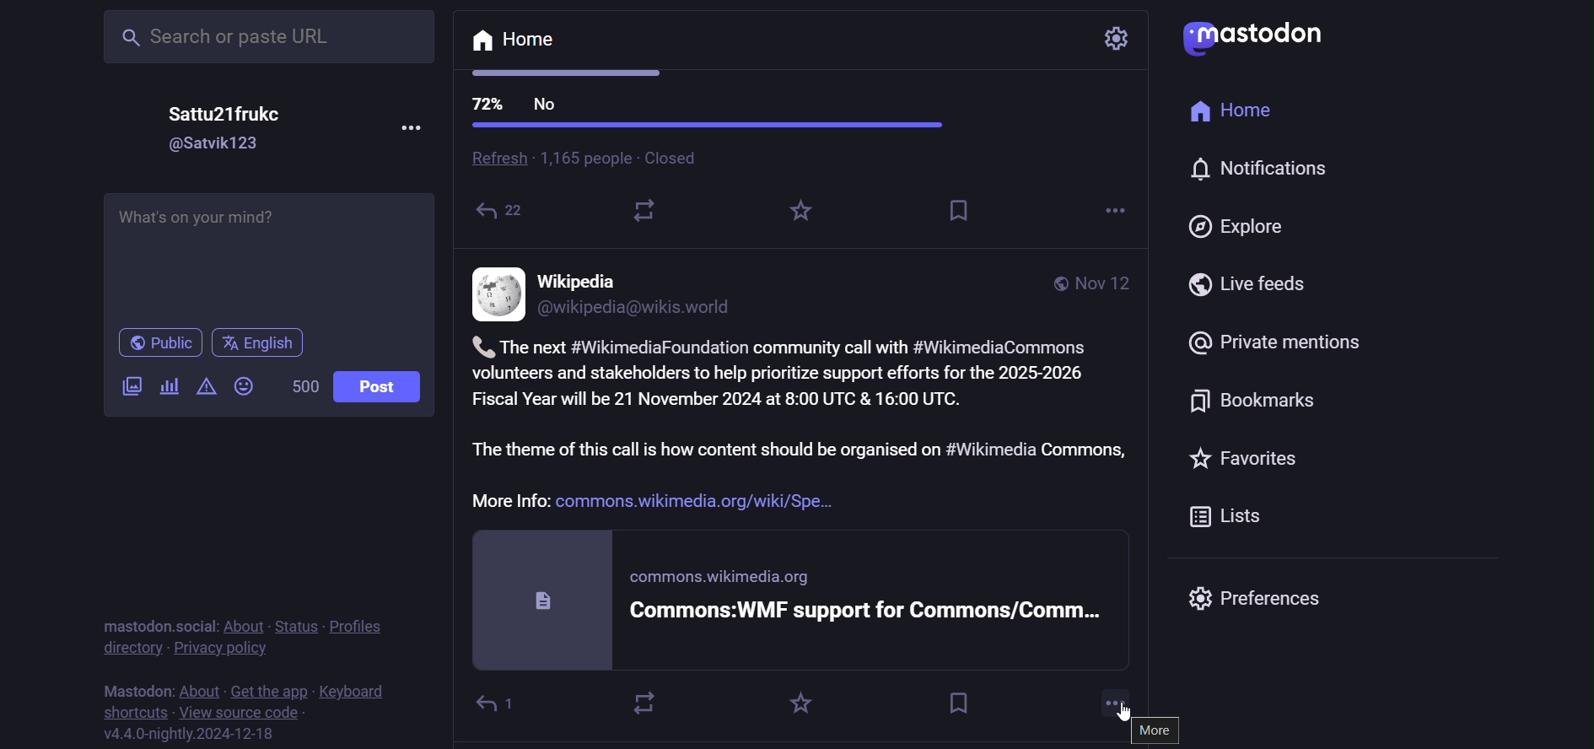 This screenshot has height=749, width=1594. I want to click on private mention, so click(1268, 340).